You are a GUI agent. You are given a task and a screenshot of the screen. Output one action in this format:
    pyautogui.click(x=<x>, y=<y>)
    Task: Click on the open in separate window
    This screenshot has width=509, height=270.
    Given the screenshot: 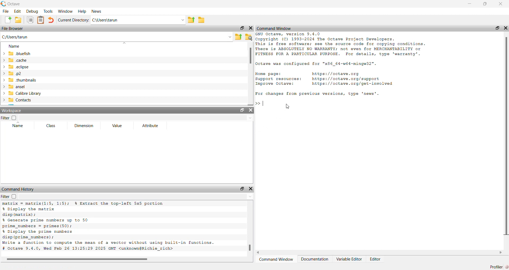 What is the action you would take?
    pyautogui.click(x=497, y=28)
    